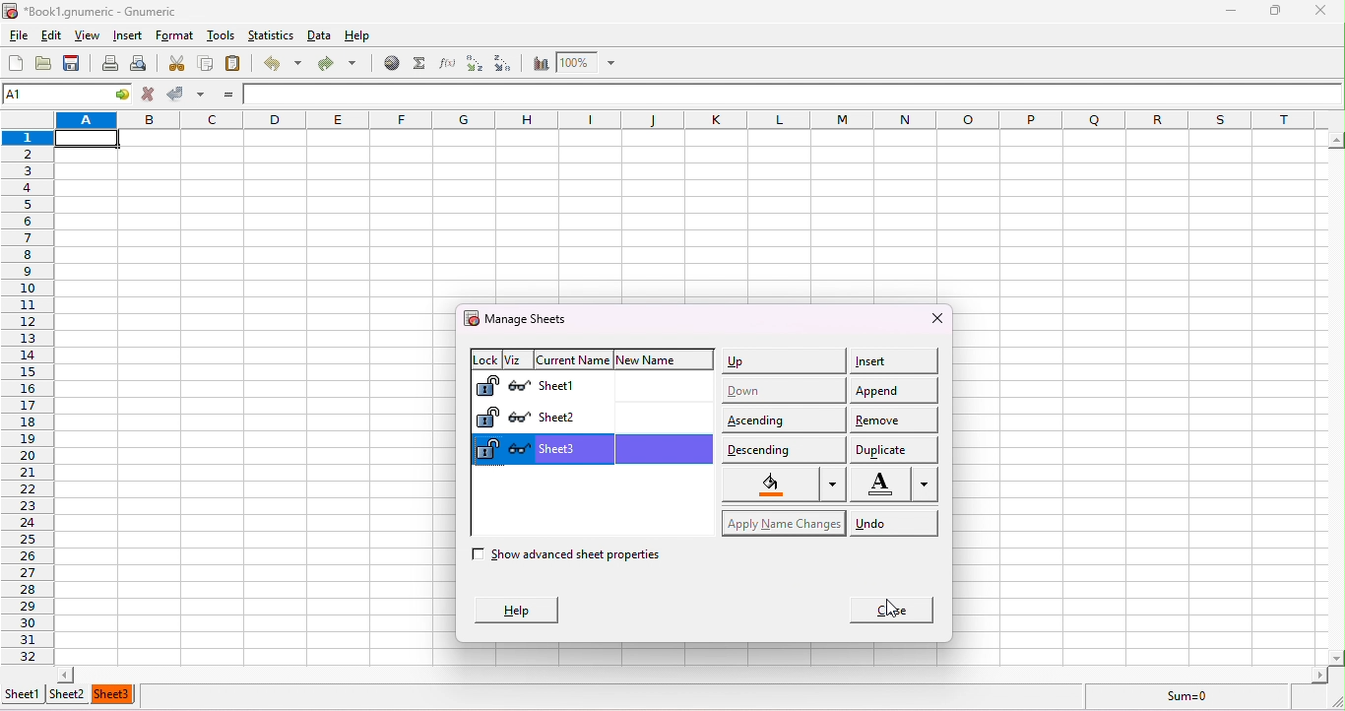  What do you see at coordinates (886, 610) in the screenshot?
I see `close` at bounding box center [886, 610].